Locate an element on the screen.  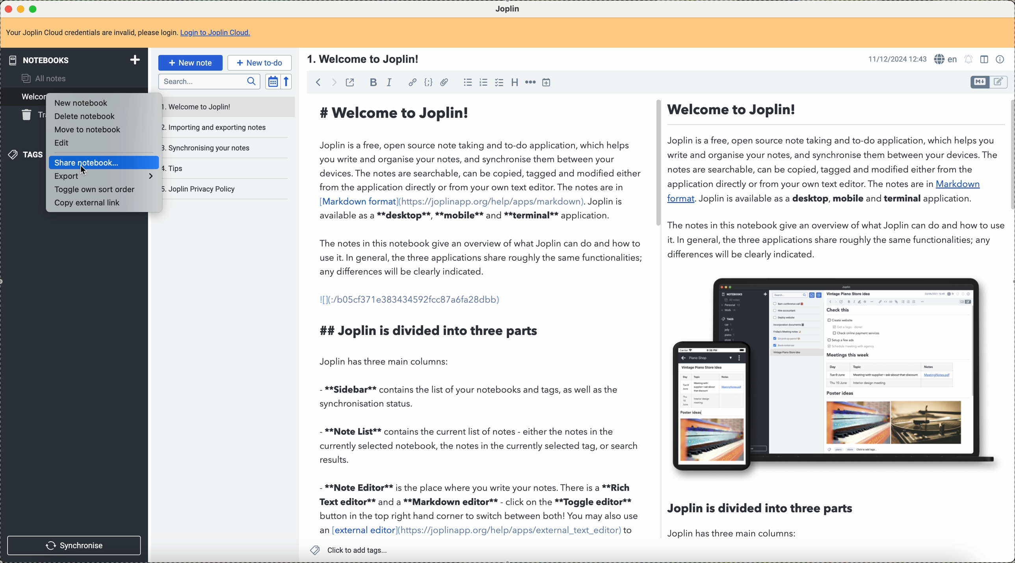
minimize Joplin is located at coordinates (21, 10).